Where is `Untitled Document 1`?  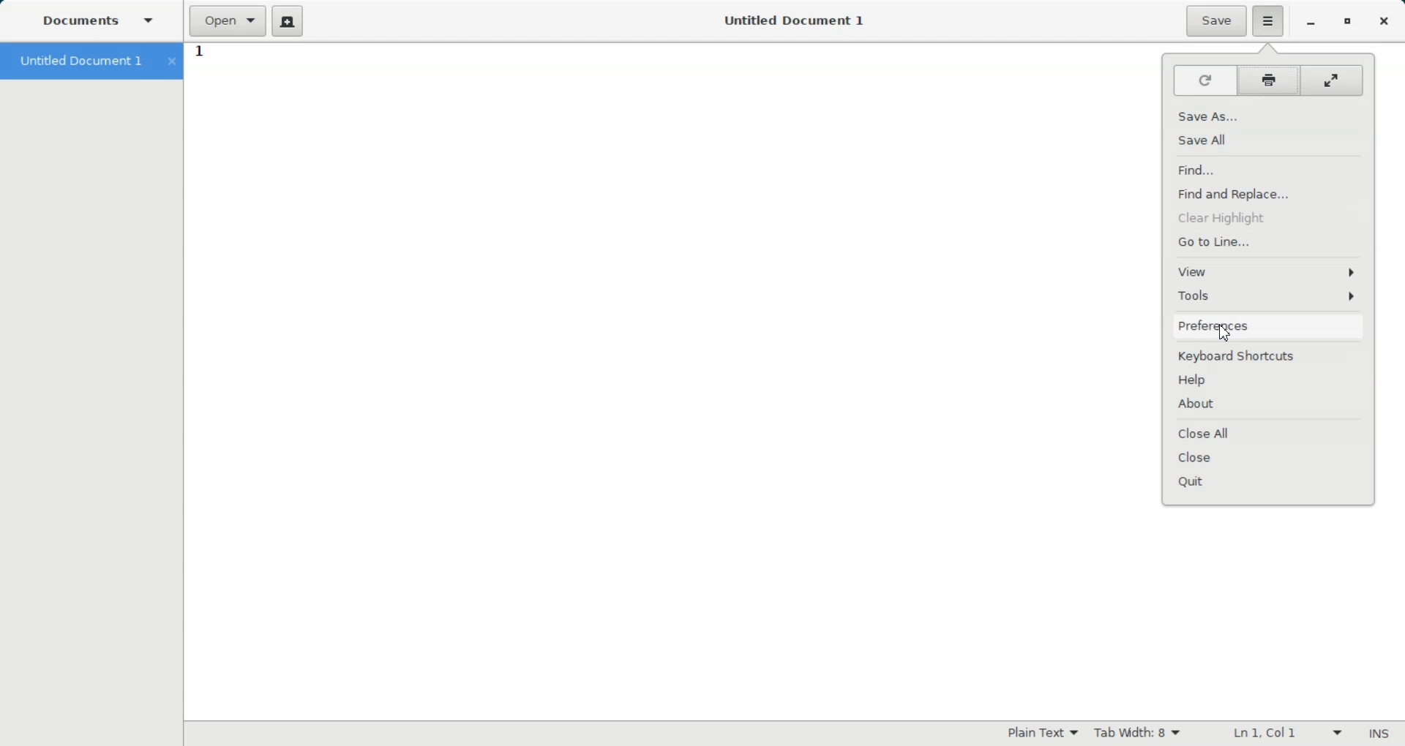
Untitled Document 1 is located at coordinates (785, 20).